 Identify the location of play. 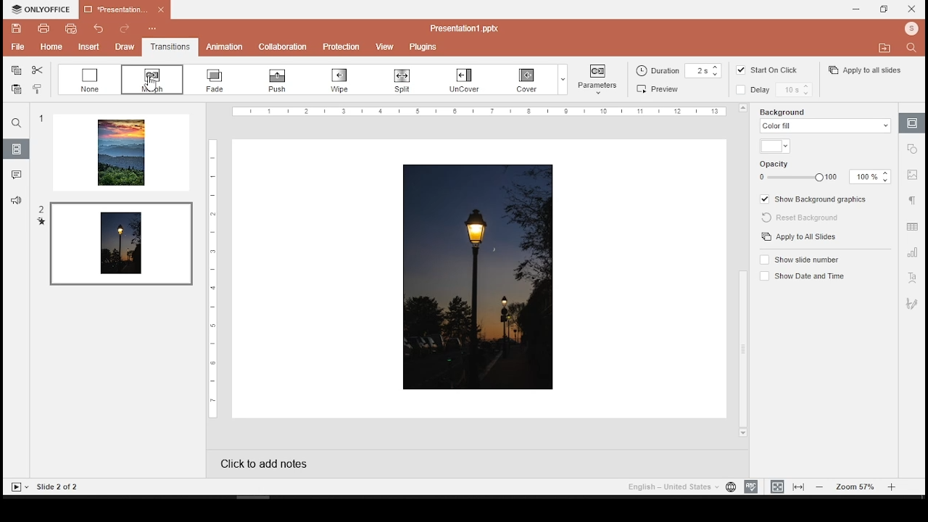
(20, 487).